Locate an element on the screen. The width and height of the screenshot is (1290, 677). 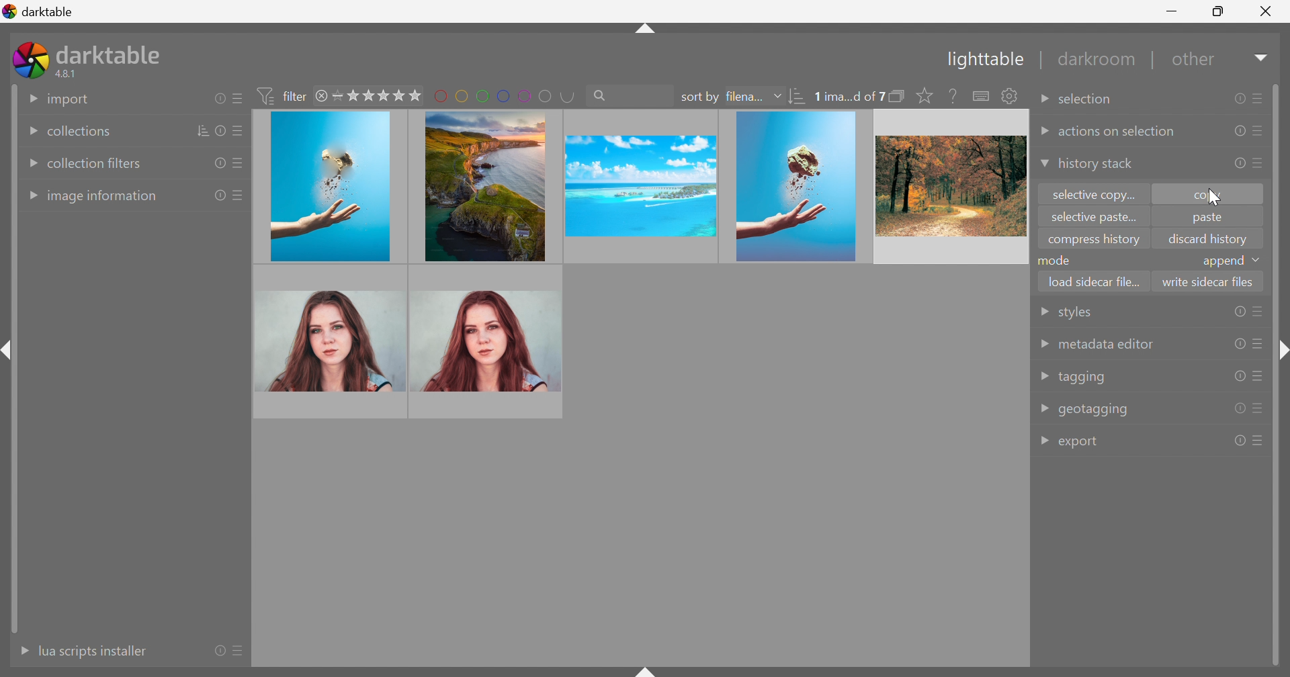
collapse grouped images is located at coordinates (898, 96).